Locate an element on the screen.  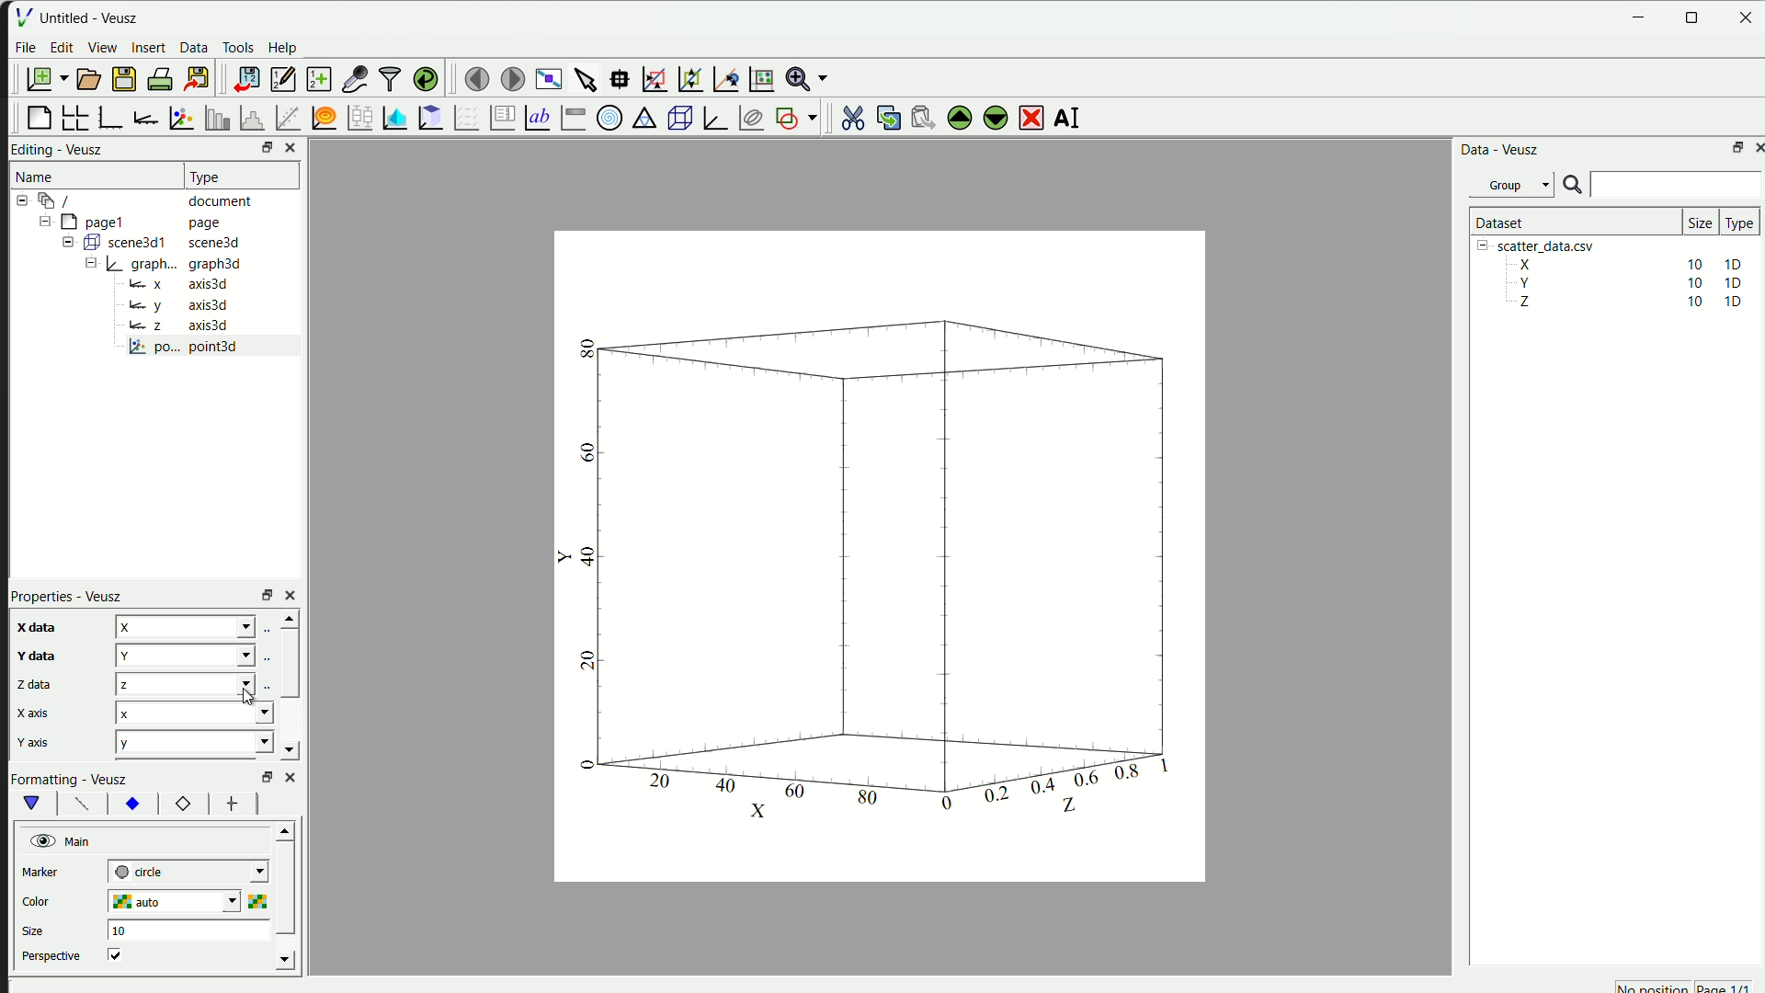
x axis is located at coordinates (34, 713).